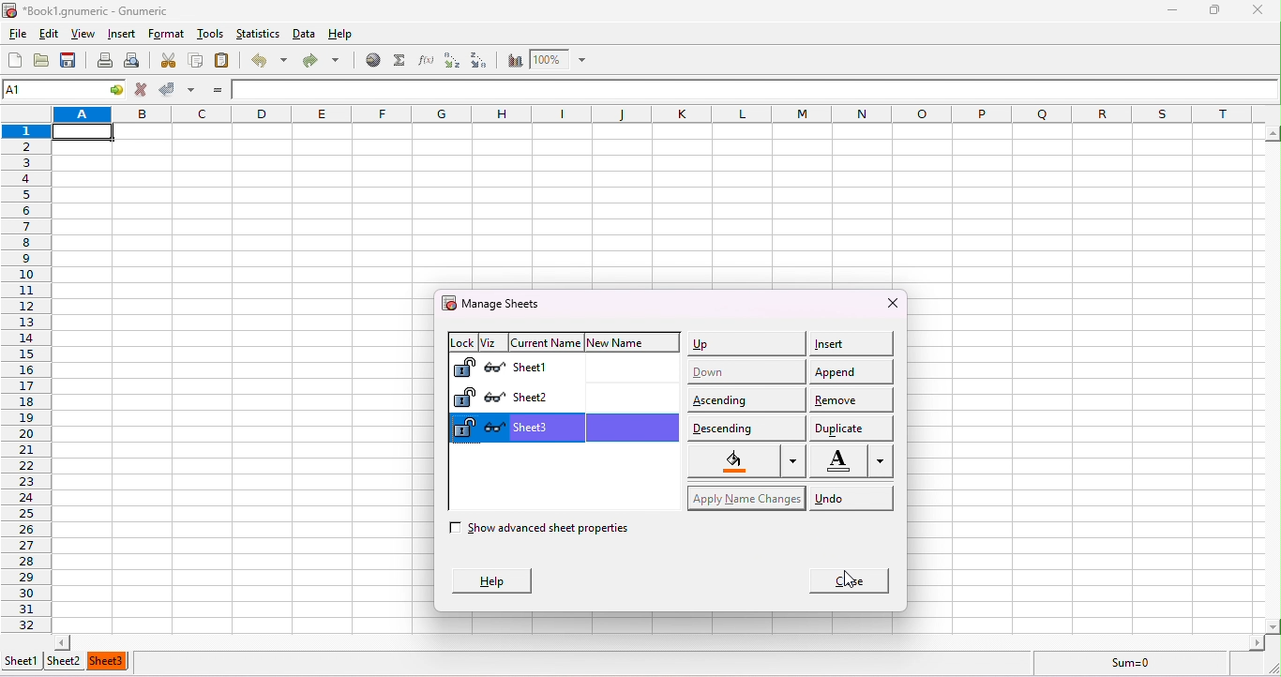 Image resolution: width=1281 pixels, height=677 pixels. Describe the element at coordinates (44, 34) in the screenshot. I see `edit` at that location.